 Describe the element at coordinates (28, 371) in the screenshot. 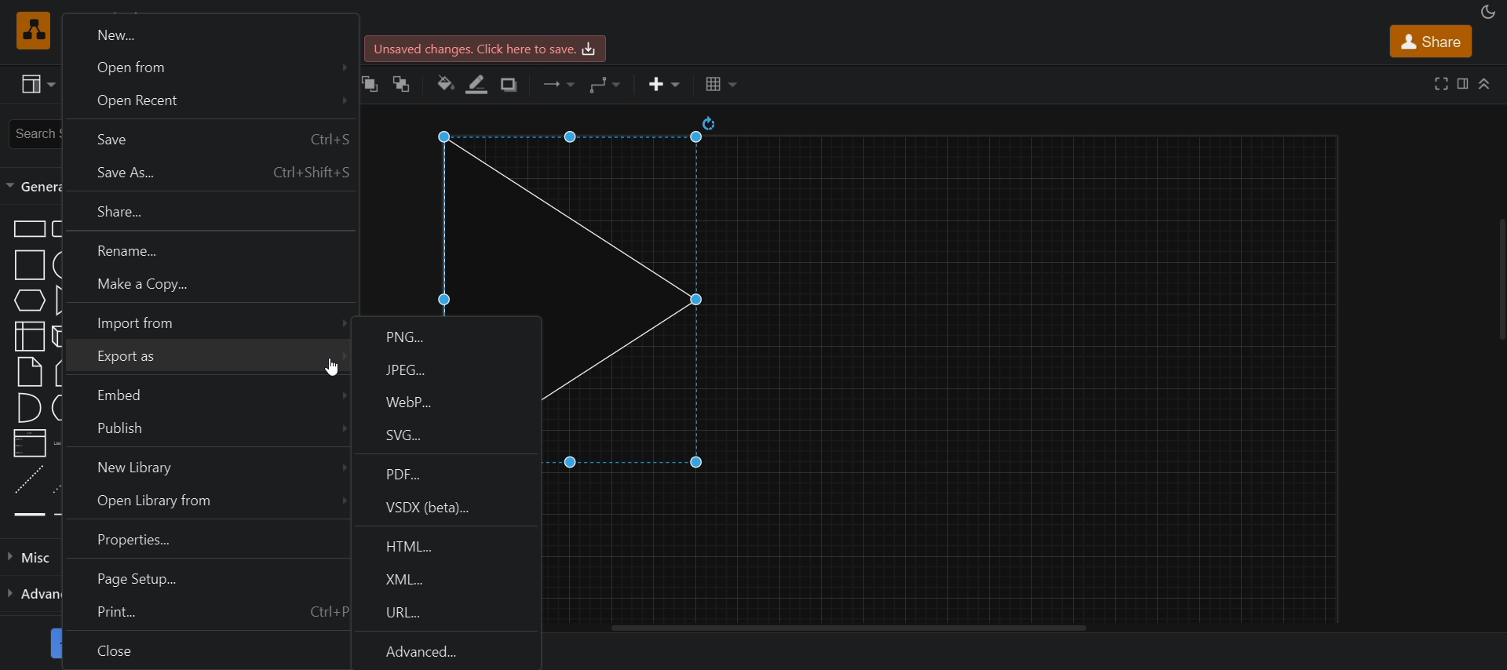

I see `note` at that location.